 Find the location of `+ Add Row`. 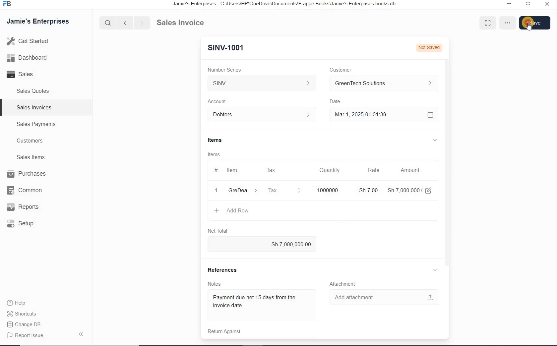

+ Add Row is located at coordinates (232, 211).